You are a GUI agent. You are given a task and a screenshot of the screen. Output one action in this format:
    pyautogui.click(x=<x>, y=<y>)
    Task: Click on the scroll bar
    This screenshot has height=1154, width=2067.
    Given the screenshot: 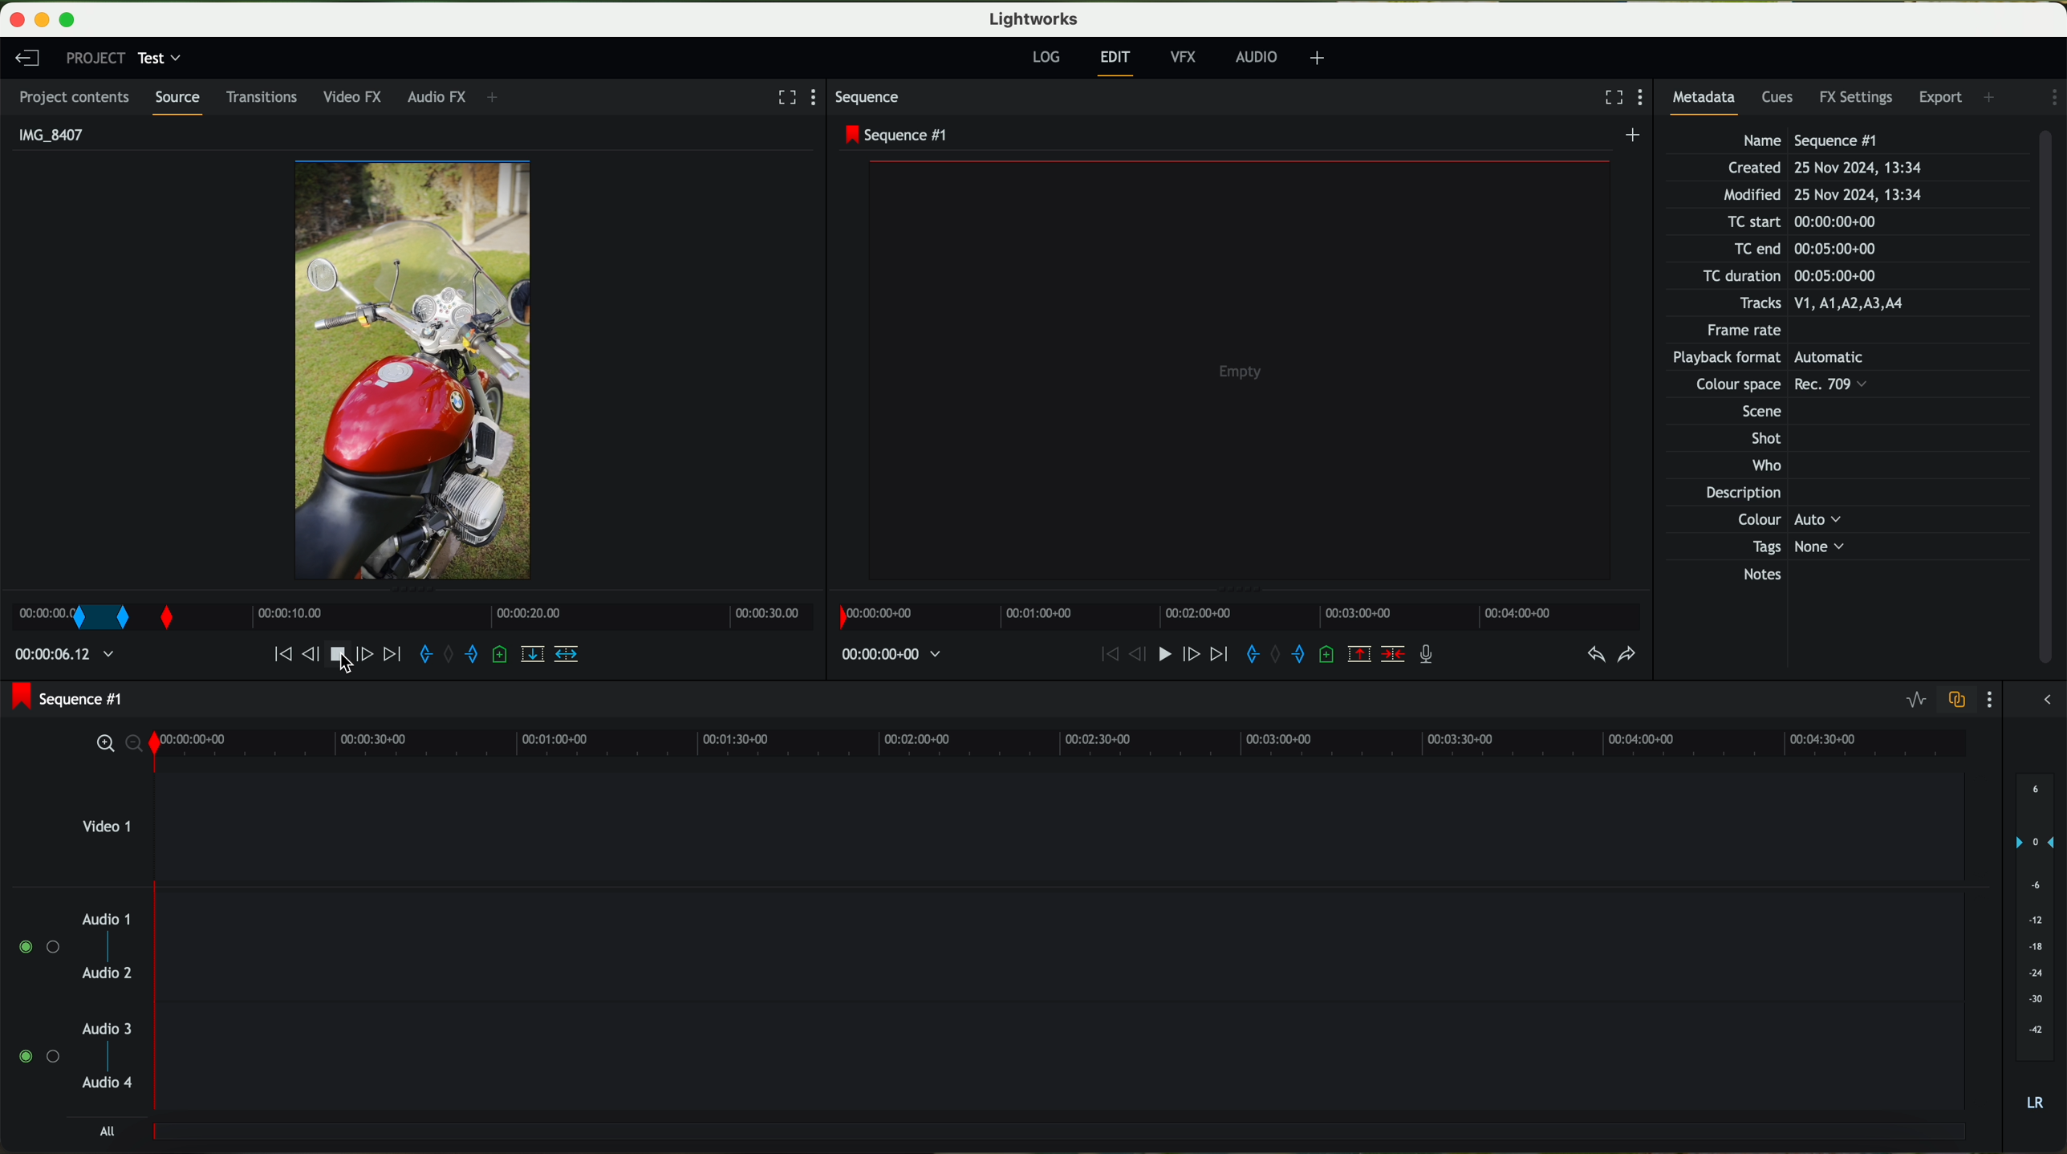 What is the action you would take?
    pyautogui.click(x=2053, y=399)
    